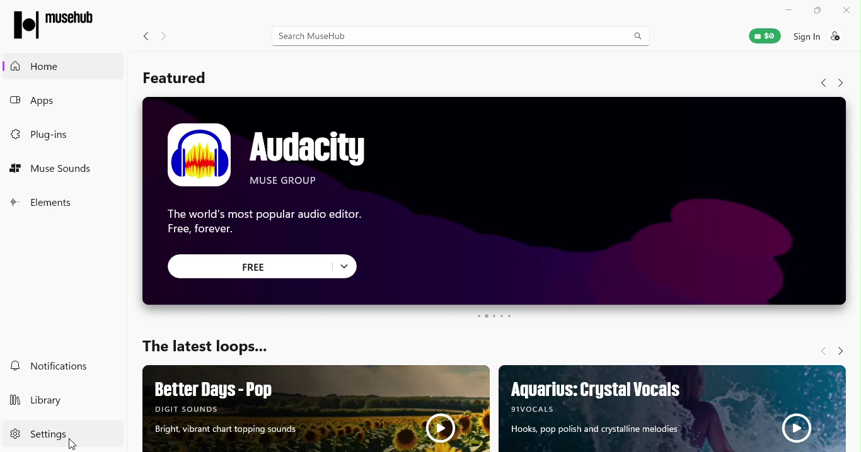 The width and height of the screenshot is (861, 452). What do you see at coordinates (181, 77) in the screenshot?
I see `Featured` at bounding box center [181, 77].